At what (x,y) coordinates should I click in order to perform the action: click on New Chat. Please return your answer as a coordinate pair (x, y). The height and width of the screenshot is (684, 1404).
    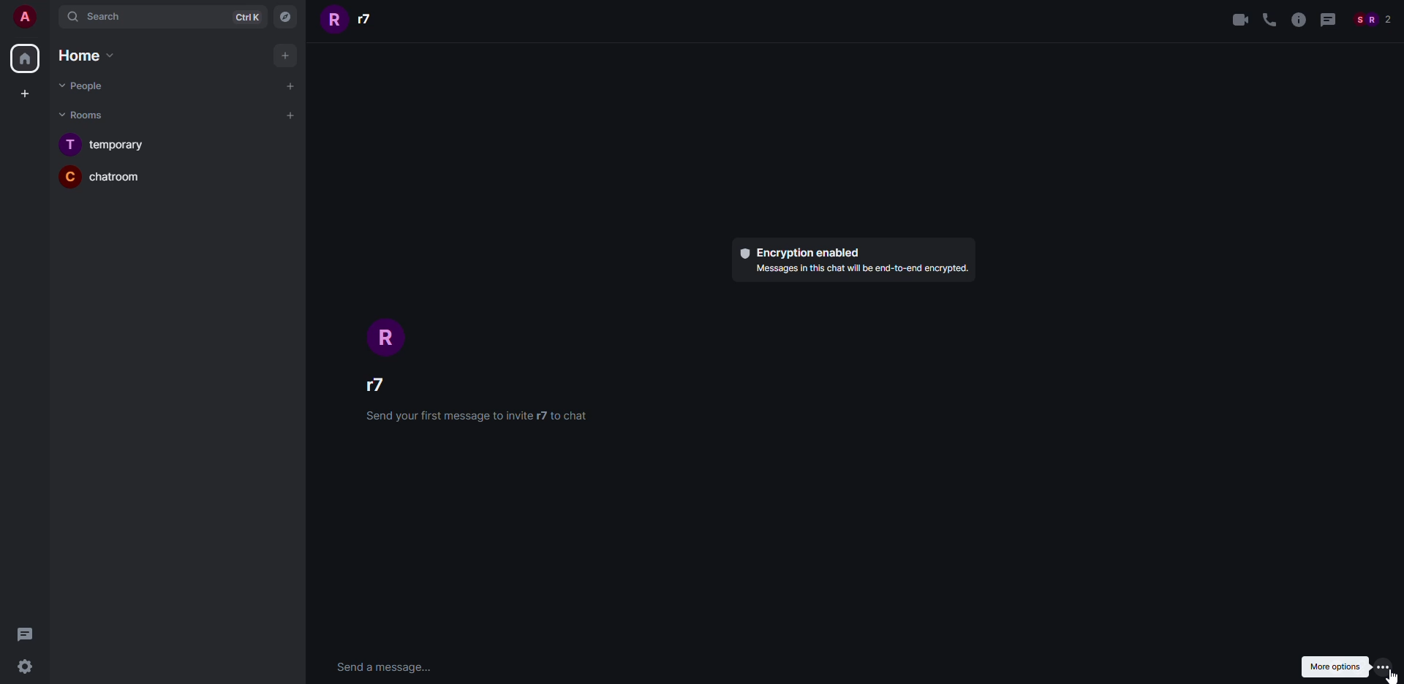
    Looking at the image, I should click on (291, 86).